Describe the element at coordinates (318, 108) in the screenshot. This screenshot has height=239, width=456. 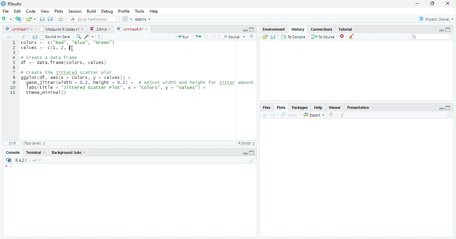
I see `Help` at that location.